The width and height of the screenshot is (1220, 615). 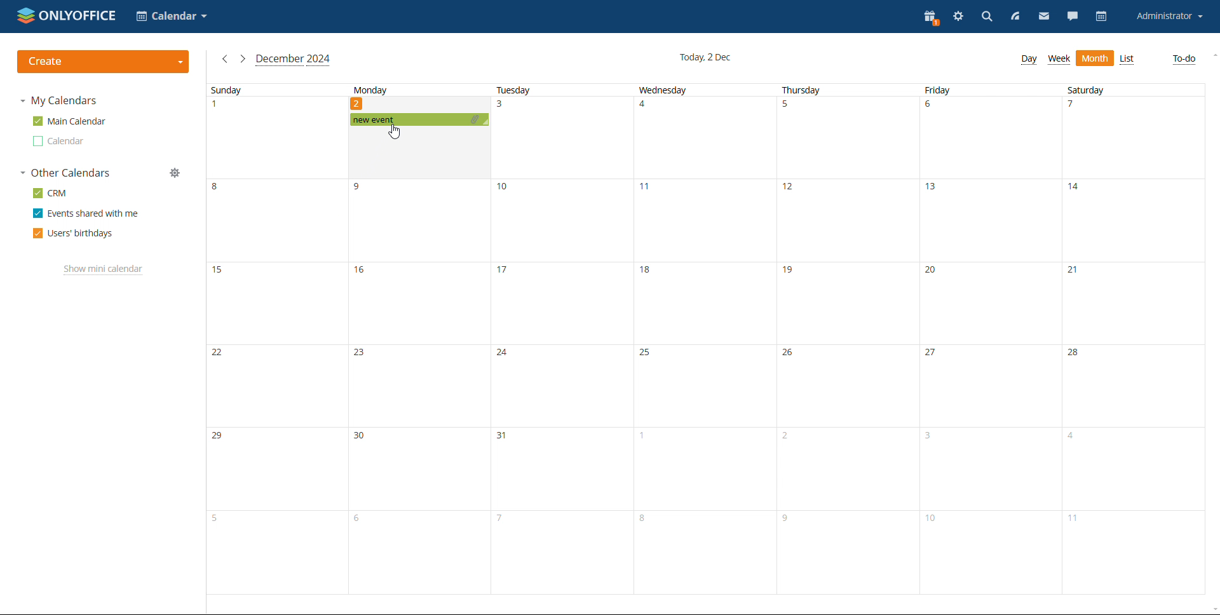 I want to click on 24, so click(x=503, y=353).